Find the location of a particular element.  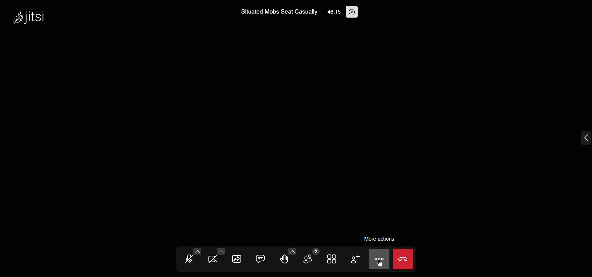

participant is located at coordinates (310, 257).